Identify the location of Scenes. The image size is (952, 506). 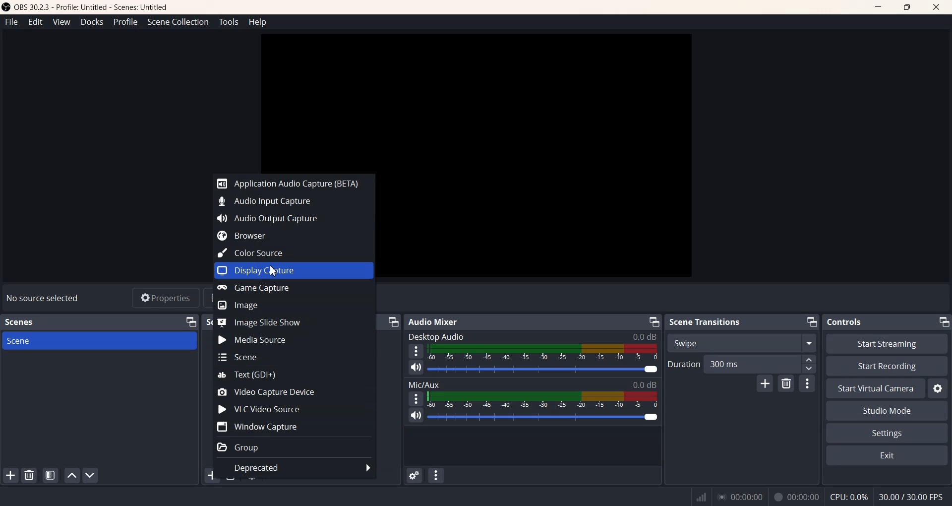
(24, 321).